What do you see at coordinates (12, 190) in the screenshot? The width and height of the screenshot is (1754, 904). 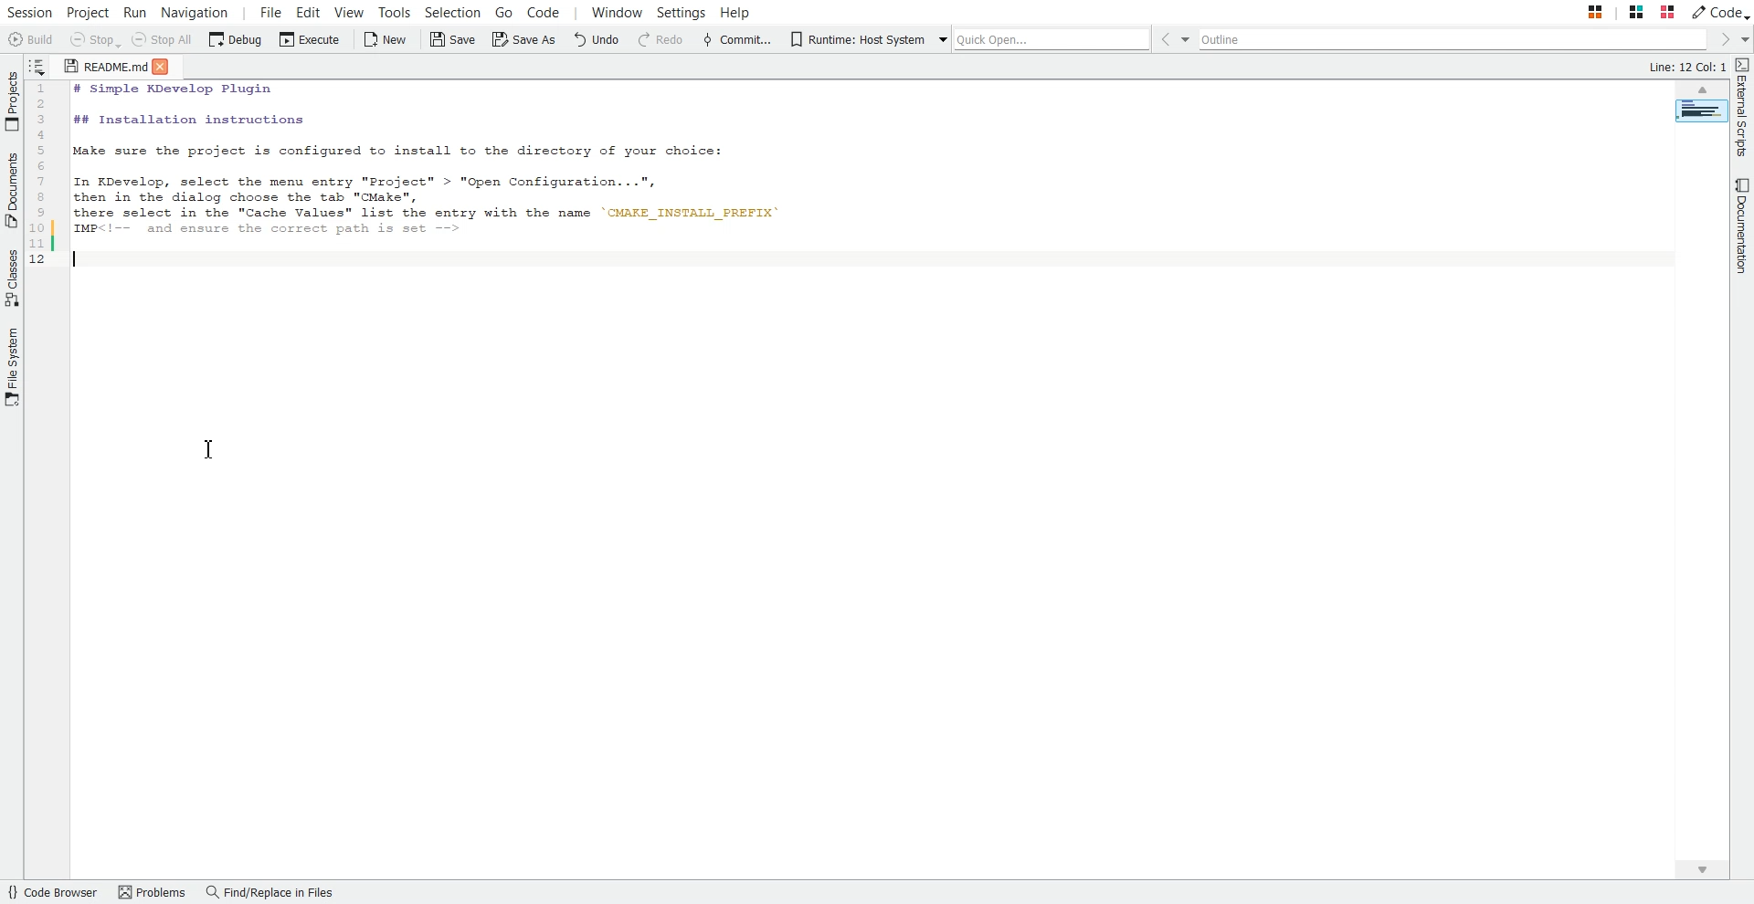 I see `Documents` at bounding box center [12, 190].